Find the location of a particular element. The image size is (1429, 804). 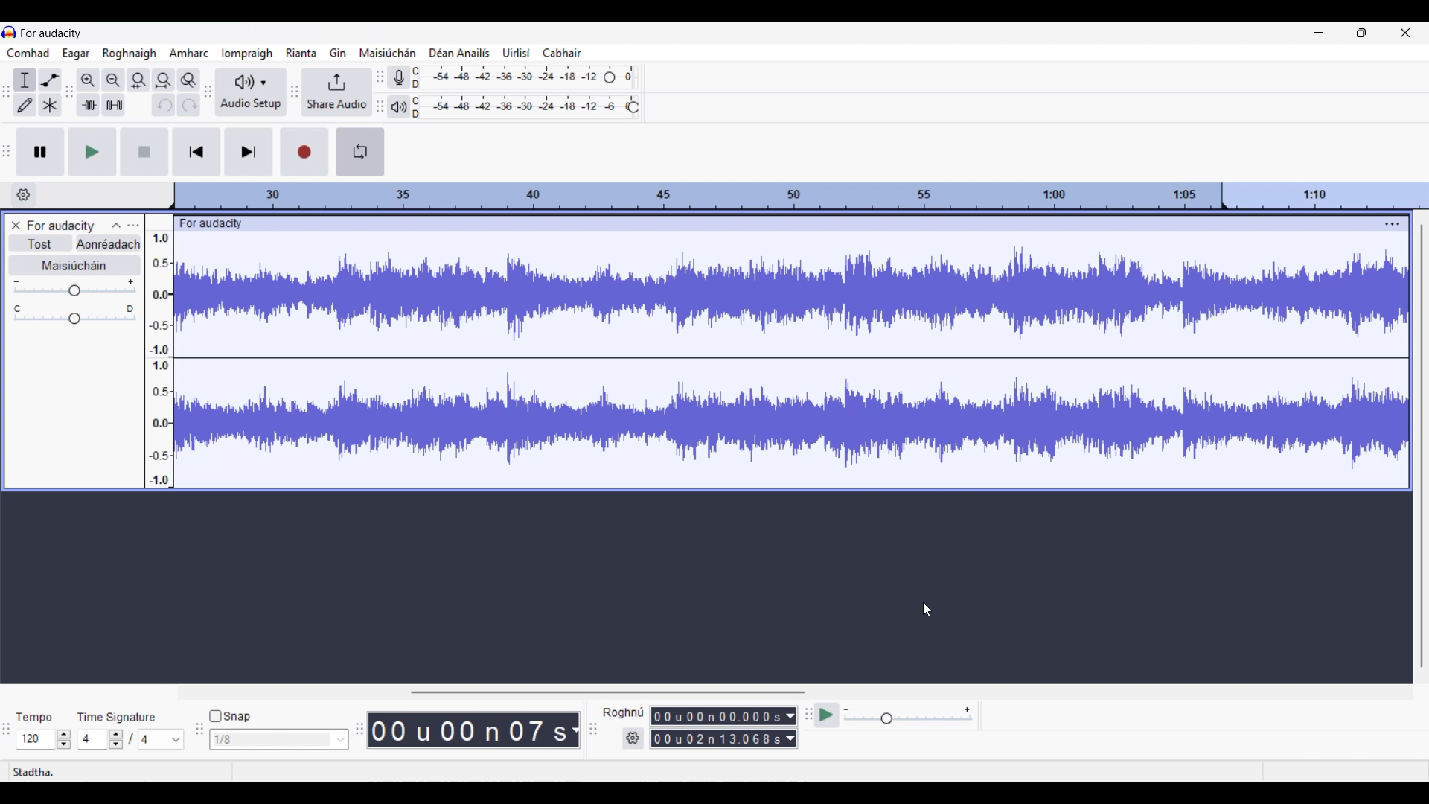

Undo is located at coordinates (162, 104).